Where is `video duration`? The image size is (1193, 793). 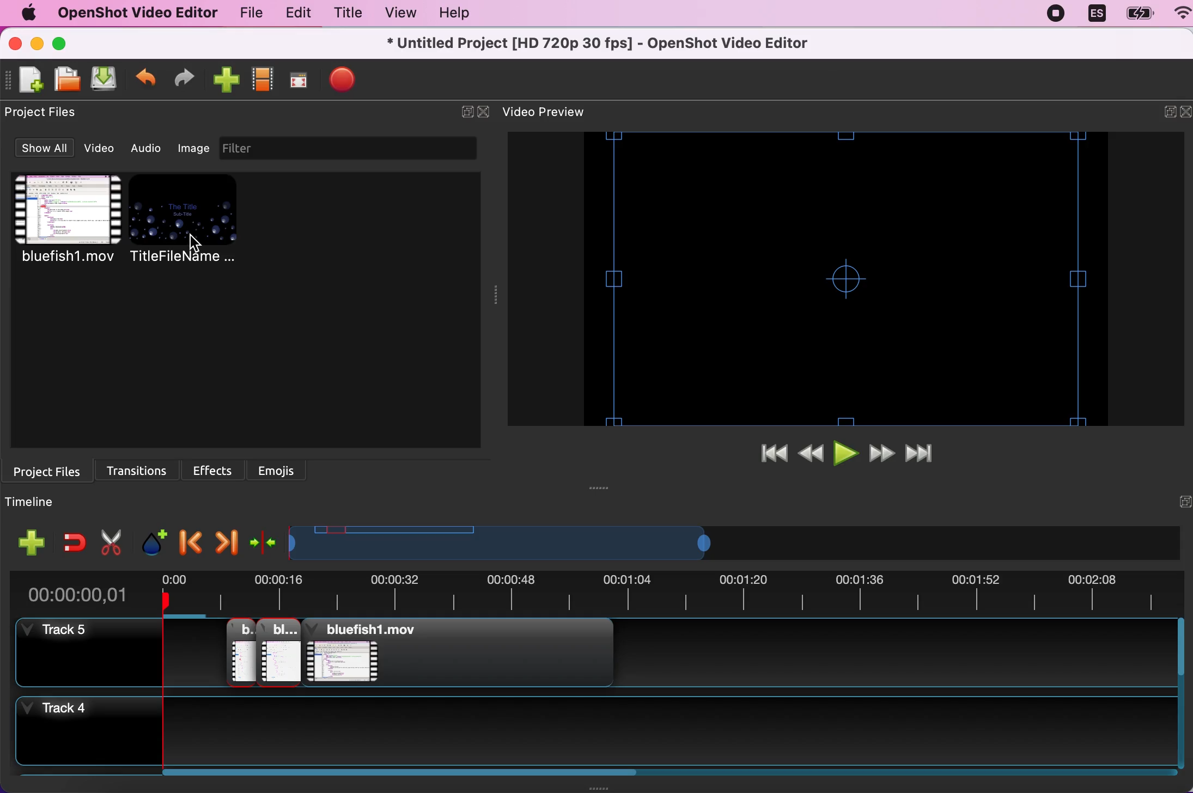
video duration is located at coordinates (671, 596).